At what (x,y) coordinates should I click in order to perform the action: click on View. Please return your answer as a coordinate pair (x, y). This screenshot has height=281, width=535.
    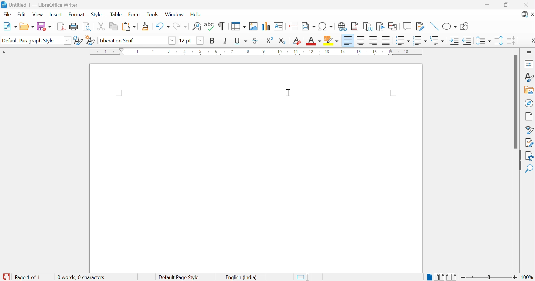
    Looking at the image, I should click on (37, 15).